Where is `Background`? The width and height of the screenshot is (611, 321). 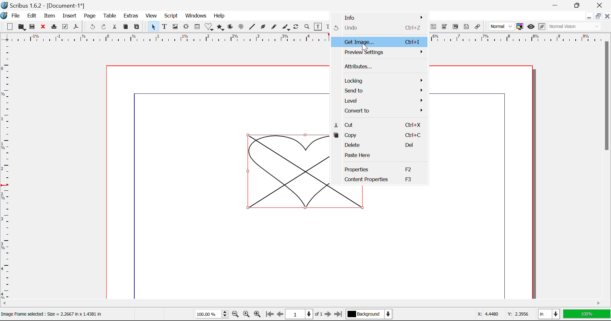 Background is located at coordinates (370, 315).